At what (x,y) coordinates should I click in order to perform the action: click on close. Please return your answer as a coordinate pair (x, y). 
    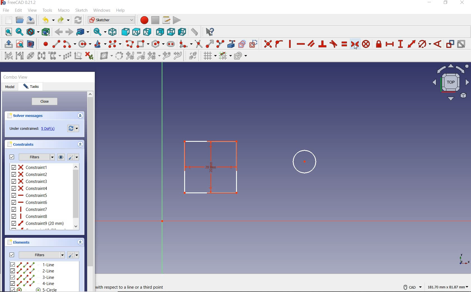
    Looking at the image, I should click on (44, 102).